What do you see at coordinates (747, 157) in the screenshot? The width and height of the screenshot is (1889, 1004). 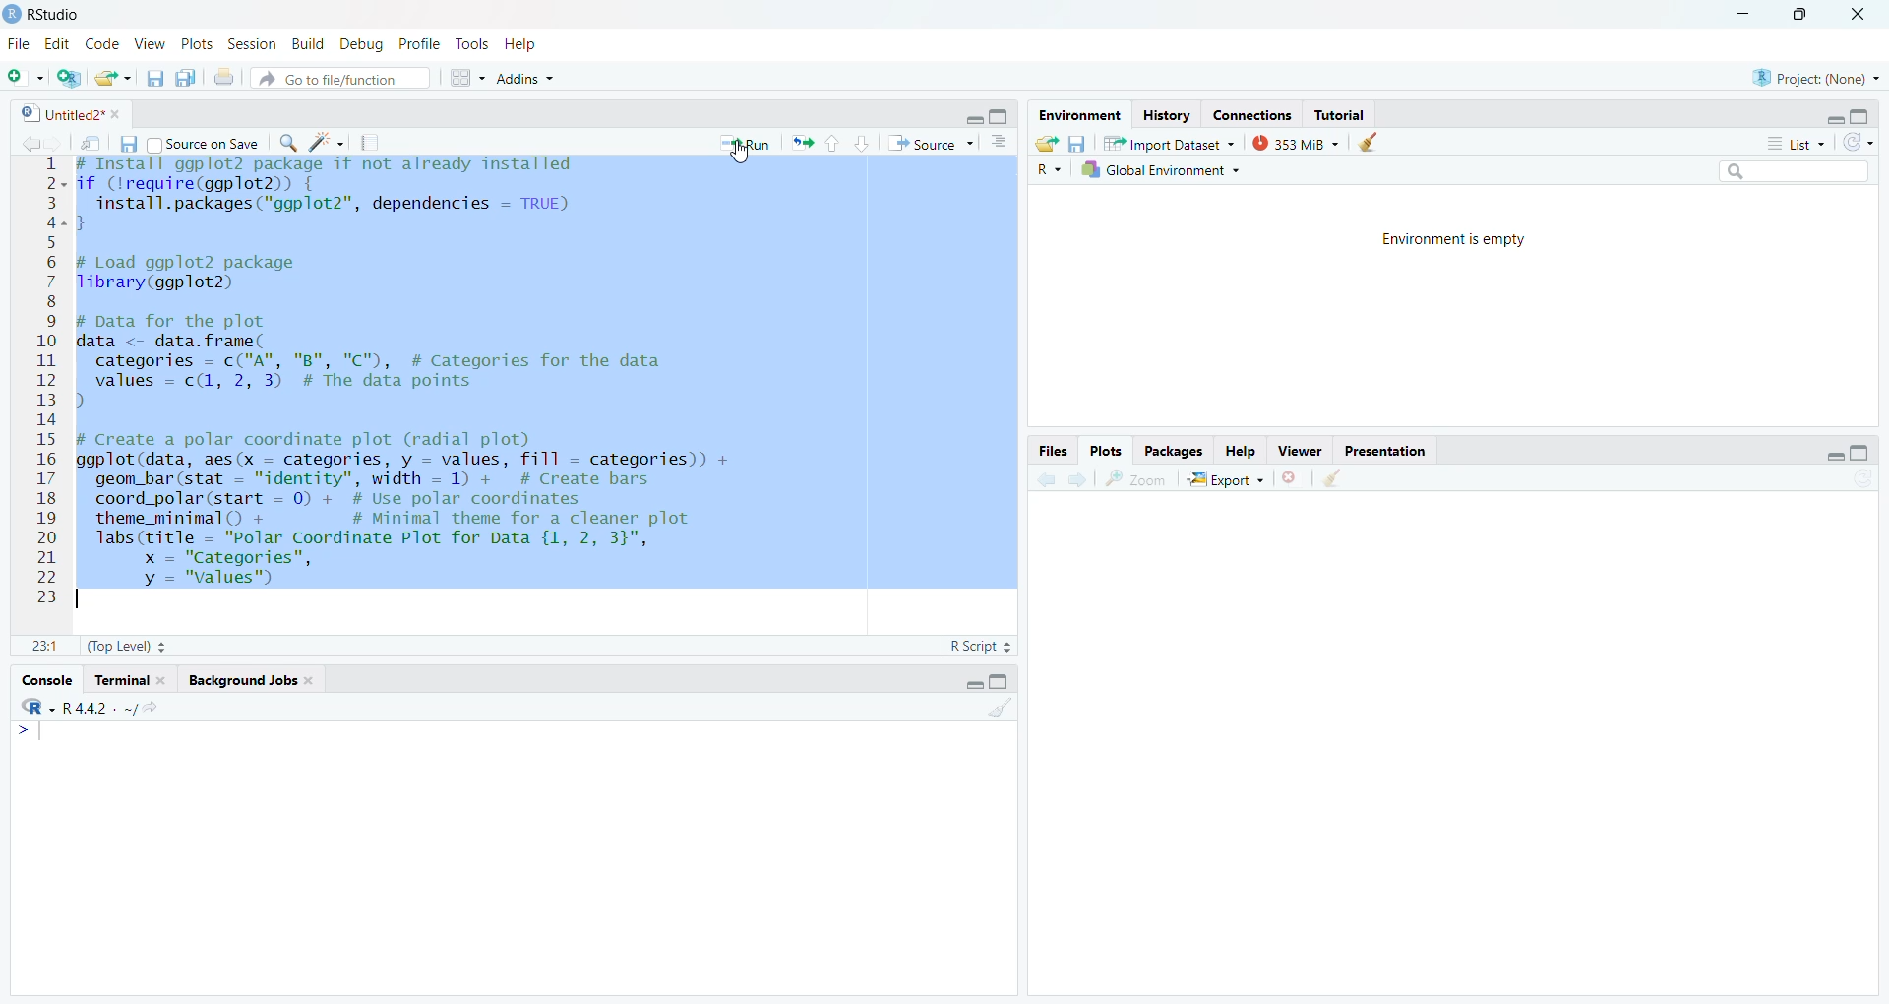 I see `cursor` at bounding box center [747, 157].